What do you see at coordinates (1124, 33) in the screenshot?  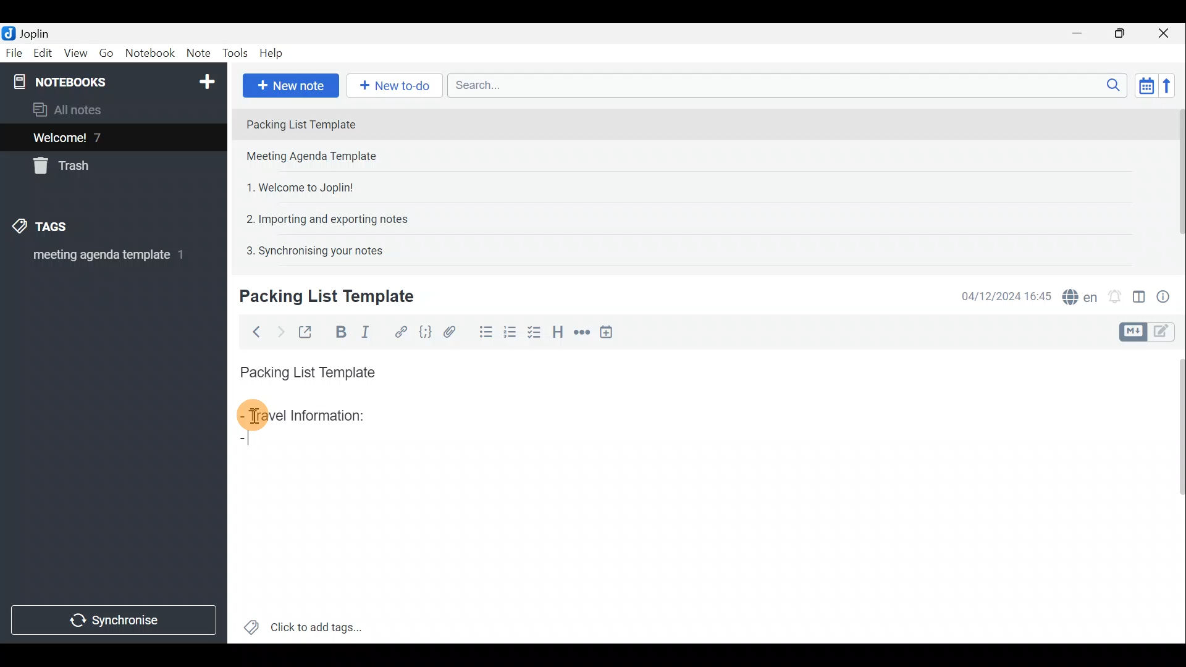 I see `Maximise` at bounding box center [1124, 33].